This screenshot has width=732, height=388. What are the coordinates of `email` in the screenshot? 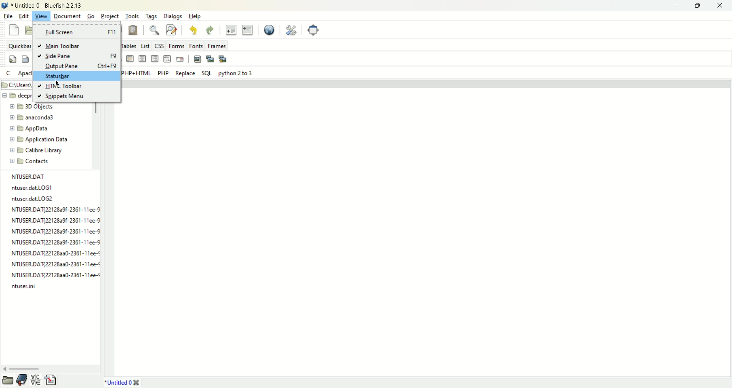 It's located at (180, 59).